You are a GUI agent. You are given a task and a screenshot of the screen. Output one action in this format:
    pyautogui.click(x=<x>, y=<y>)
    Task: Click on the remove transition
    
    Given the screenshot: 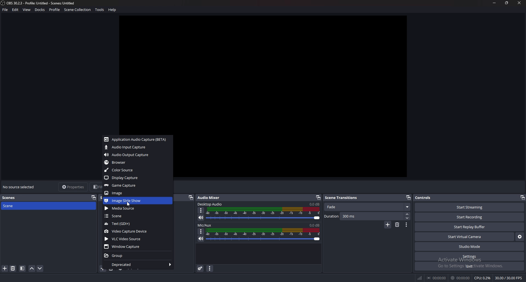 What is the action you would take?
    pyautogui.click(x=397, y=225)
    